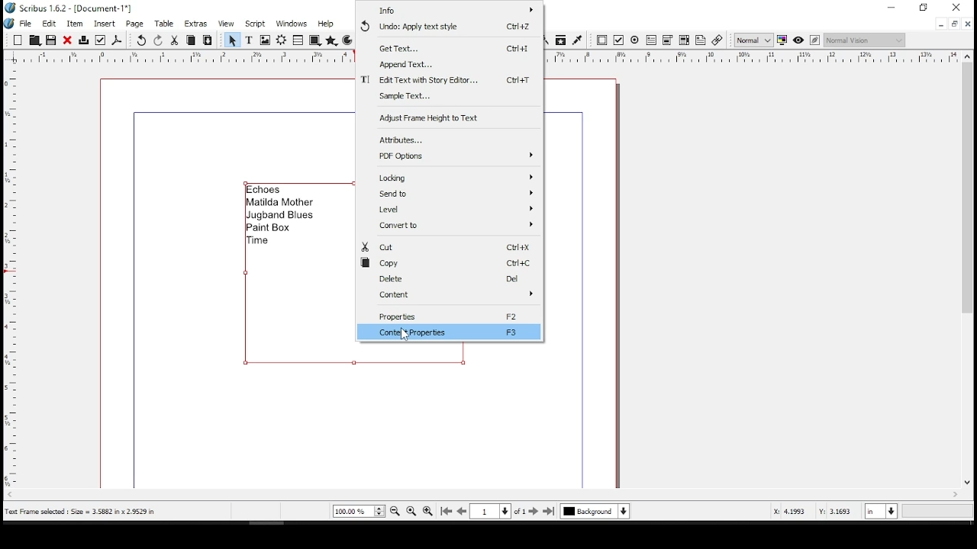 The image size is (977, 549). I want to click on properties, so click(452, 316).